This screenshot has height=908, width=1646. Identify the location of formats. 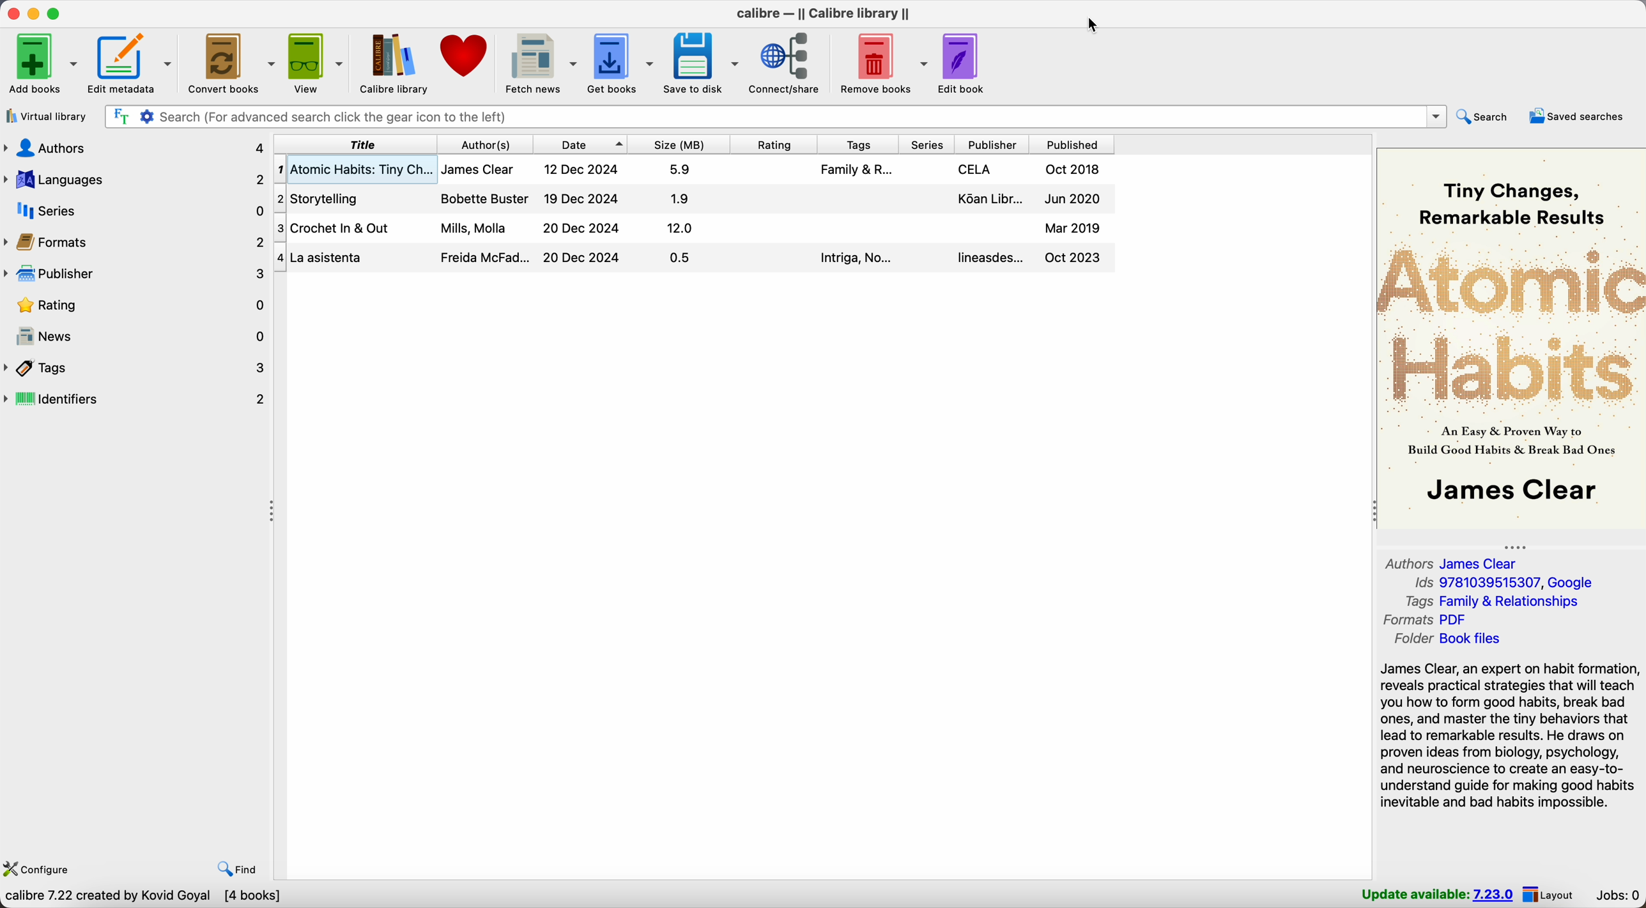
(136, 242).